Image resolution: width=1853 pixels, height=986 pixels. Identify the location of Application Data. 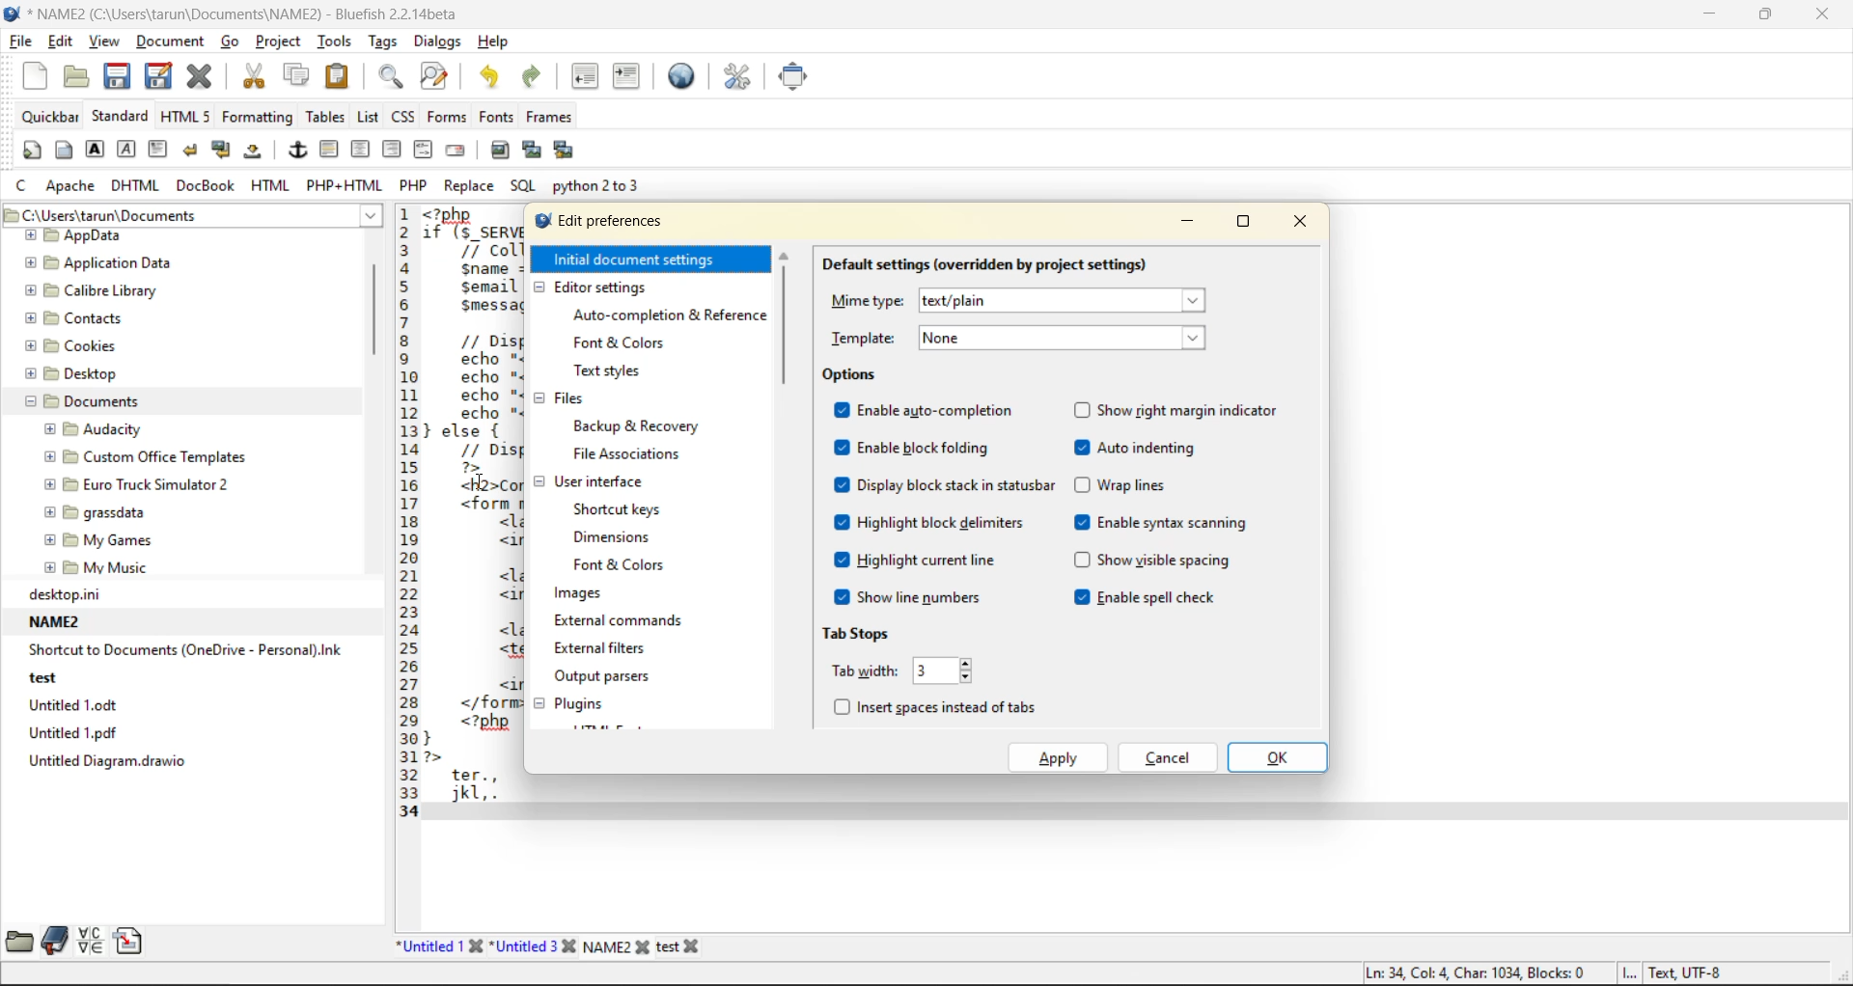
(106, 263).